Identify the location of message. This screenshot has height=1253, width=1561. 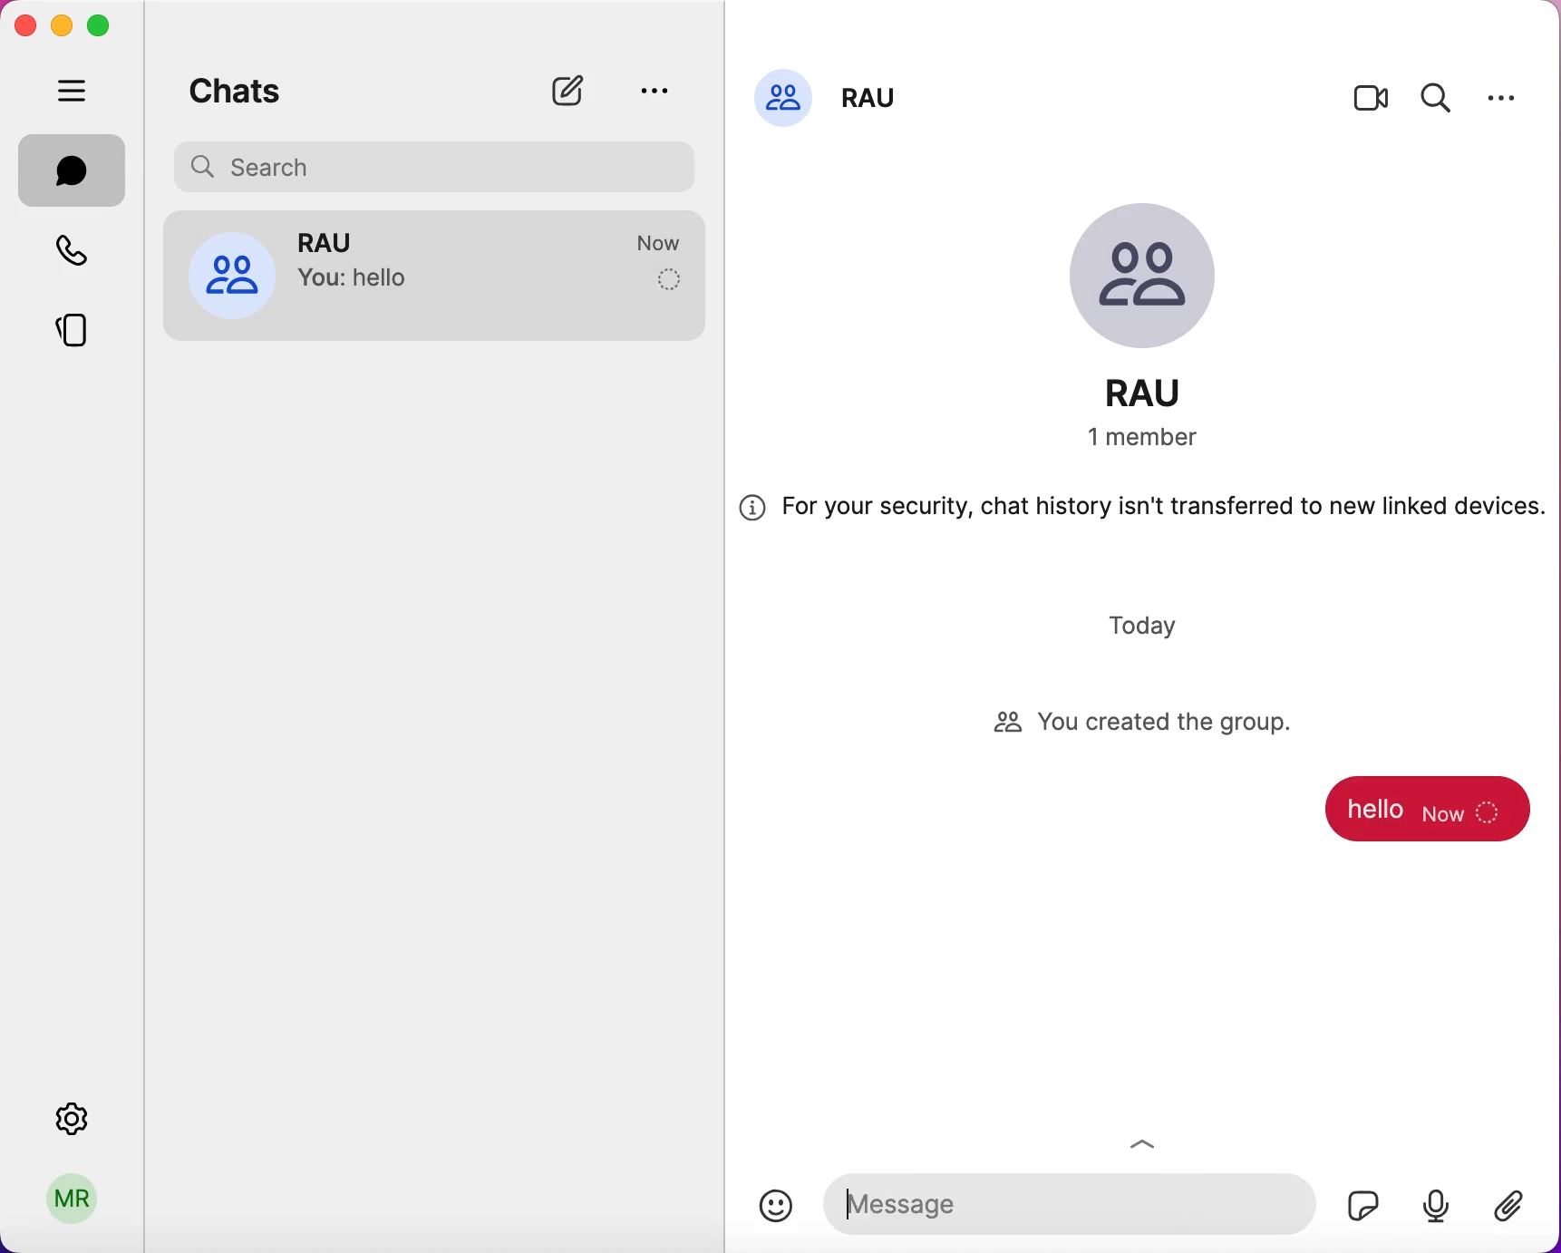
(1067, 1200).